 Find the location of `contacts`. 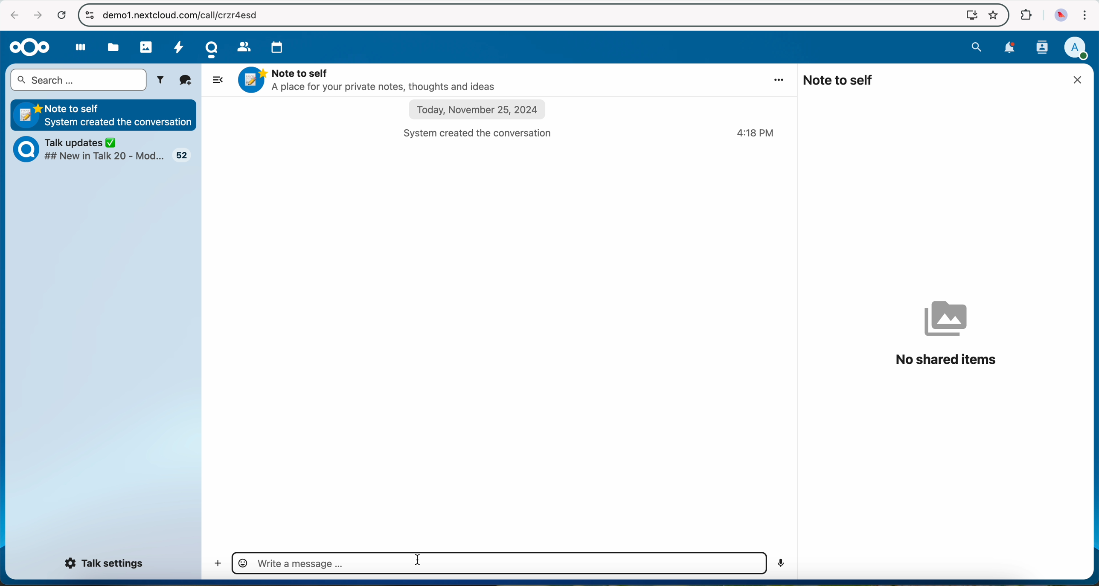

contacts is located at coordinates (243, 46).